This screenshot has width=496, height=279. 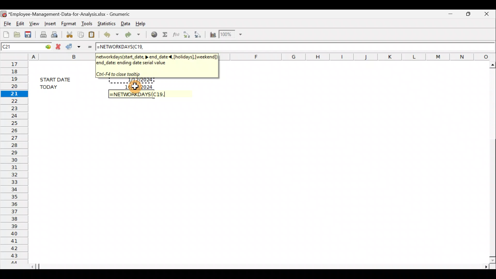 What do you see at coordinates (17, 34) in the screenshot?
I see `Open a file` at bounding box center [17, 34].